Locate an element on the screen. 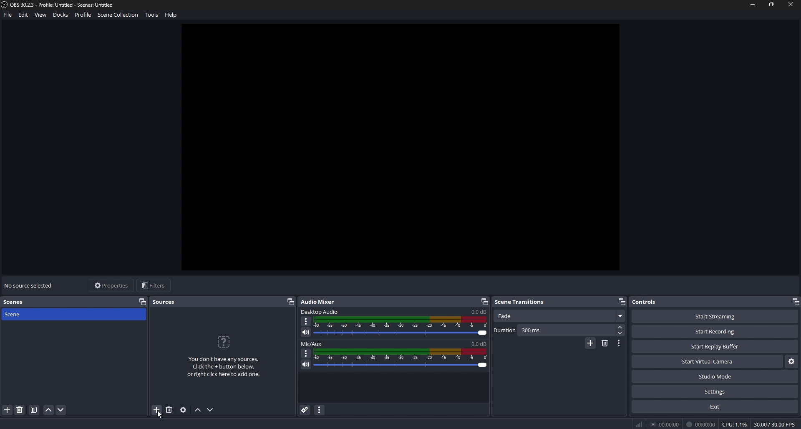 The image size is (801, 429). fade is located at coordinates (560, 317).